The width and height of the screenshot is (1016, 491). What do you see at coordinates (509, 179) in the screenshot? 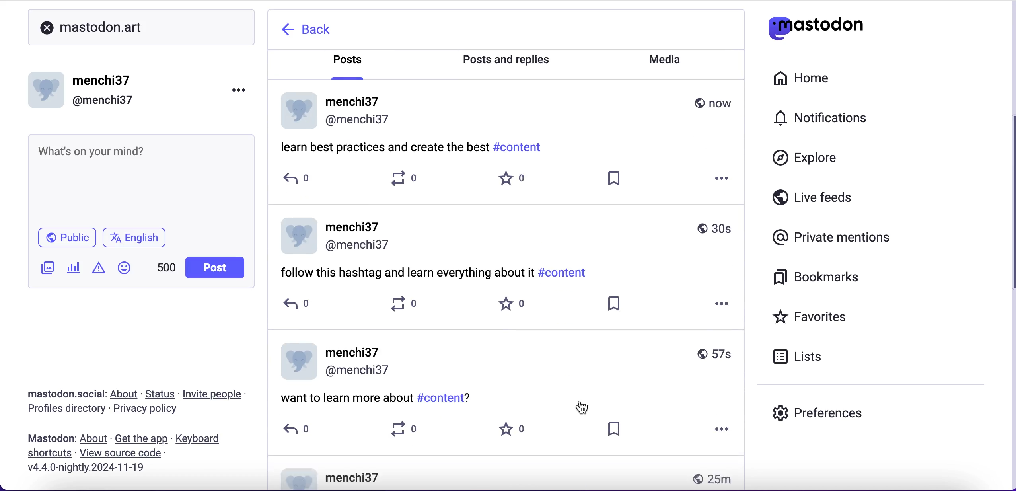
I see `0 favorites` at bounding box center [509, 179].